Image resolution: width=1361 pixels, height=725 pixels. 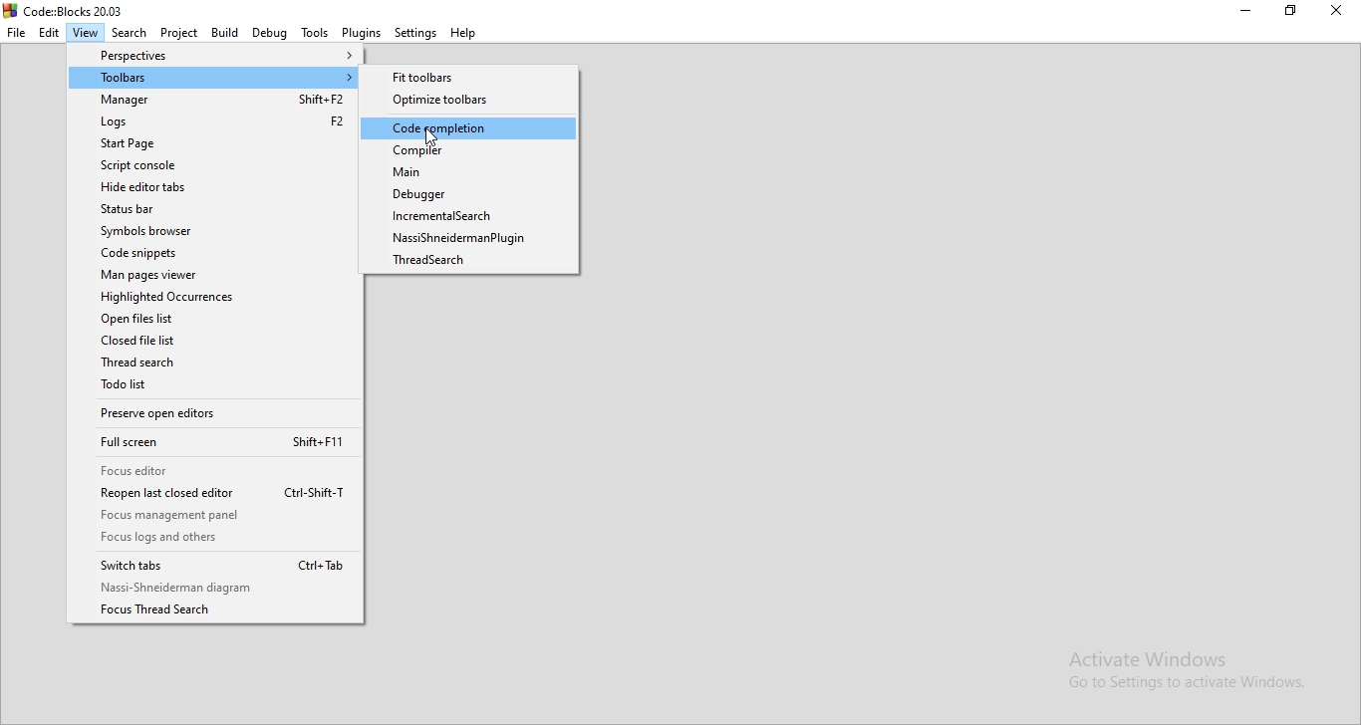 What do you see at coordinates (213, 517) in the screenshot?
I see `Focus management panel` at bounding box center [213, 517].